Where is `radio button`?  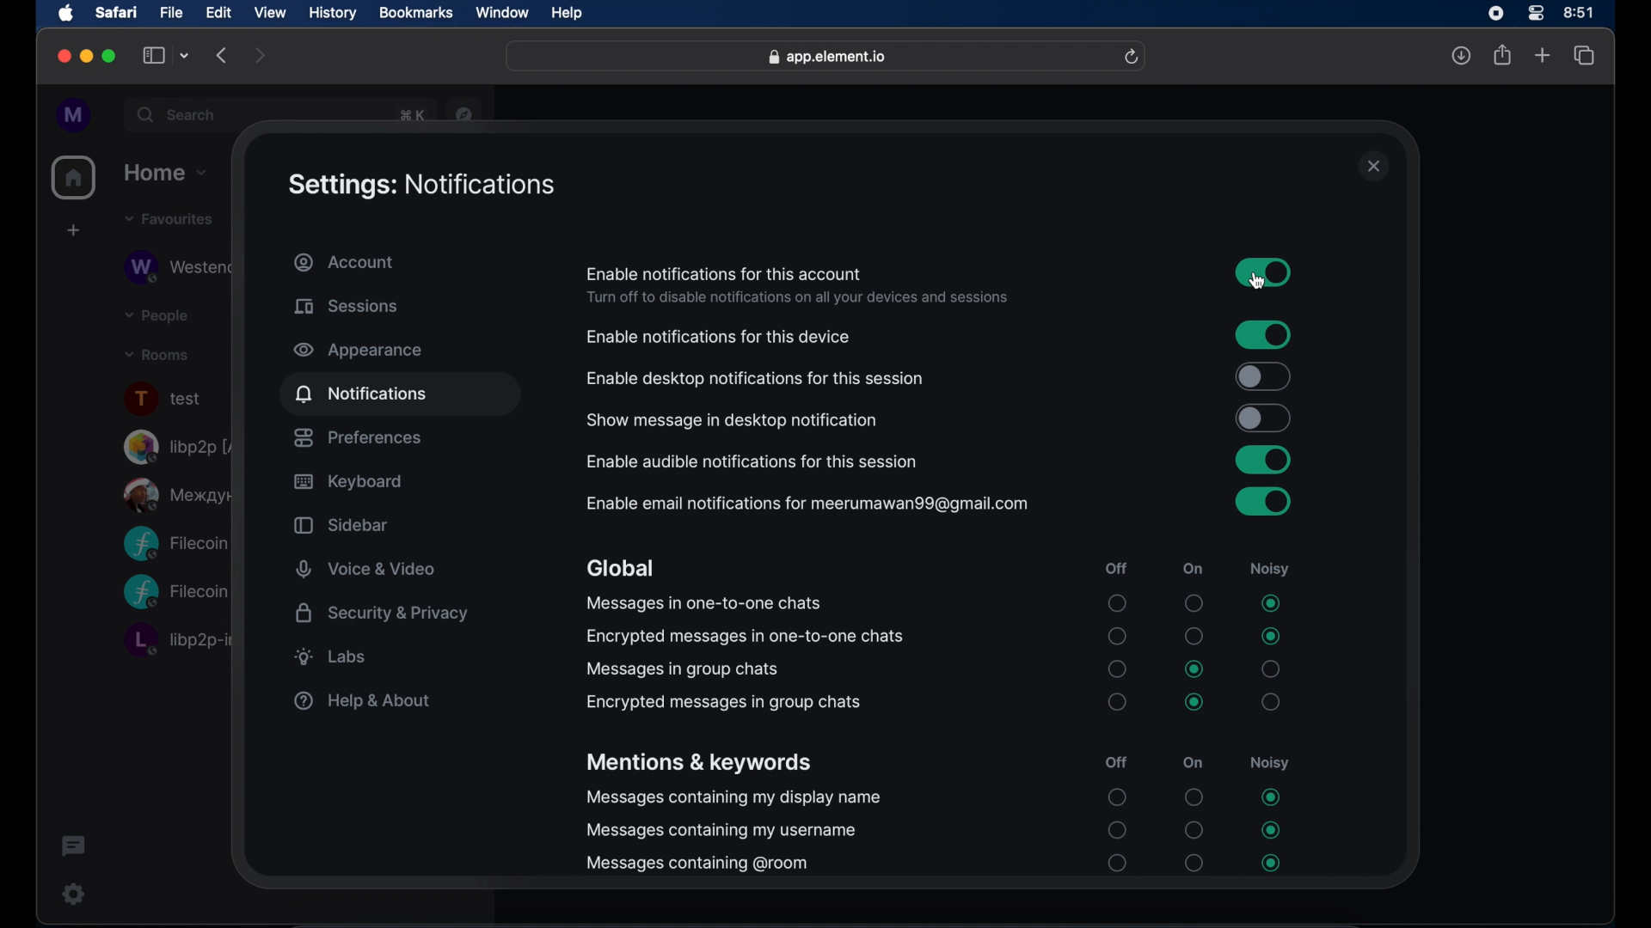
radio button is located at coordinates (1117, 603).